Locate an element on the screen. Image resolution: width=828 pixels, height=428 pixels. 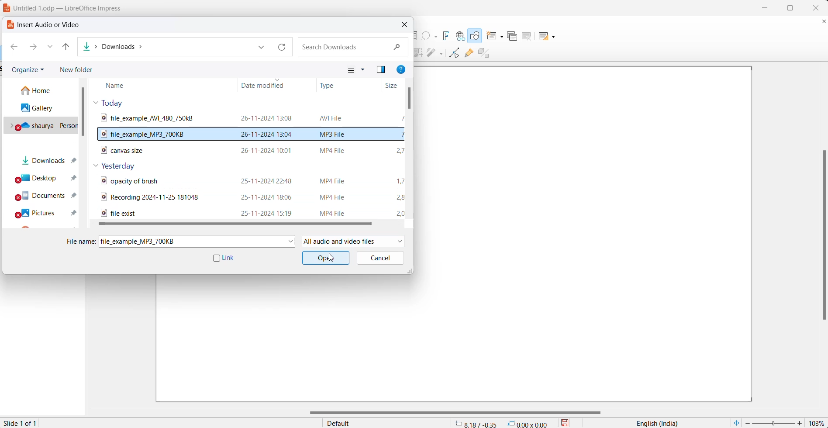
video files name is located at coordinates (168, 197).